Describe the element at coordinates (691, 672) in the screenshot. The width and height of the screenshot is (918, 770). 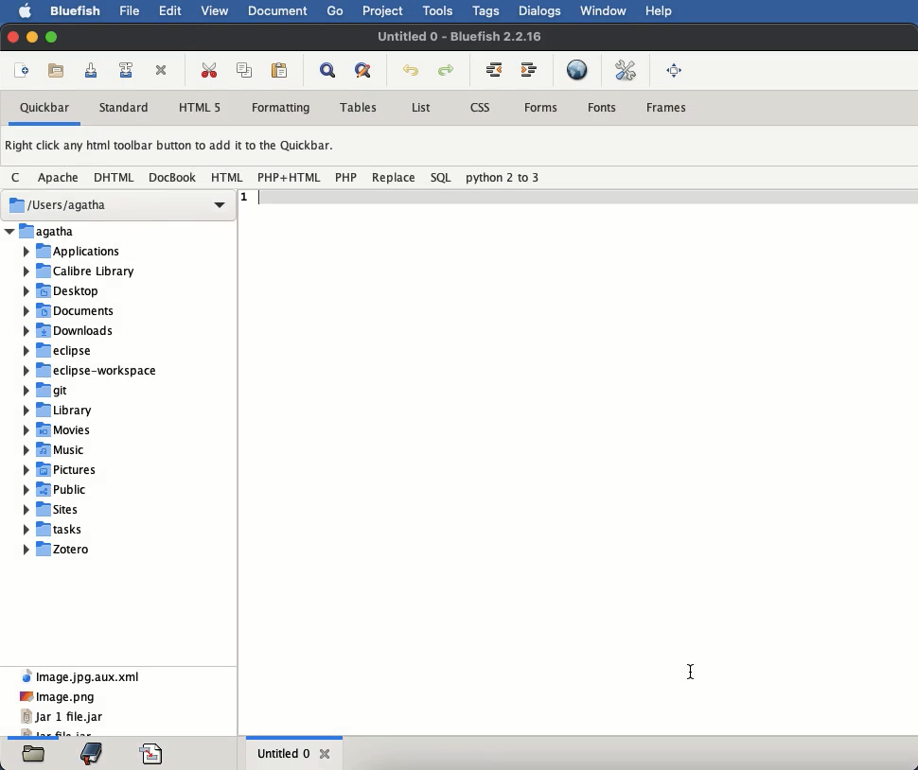
I see `Cursor` at that location.